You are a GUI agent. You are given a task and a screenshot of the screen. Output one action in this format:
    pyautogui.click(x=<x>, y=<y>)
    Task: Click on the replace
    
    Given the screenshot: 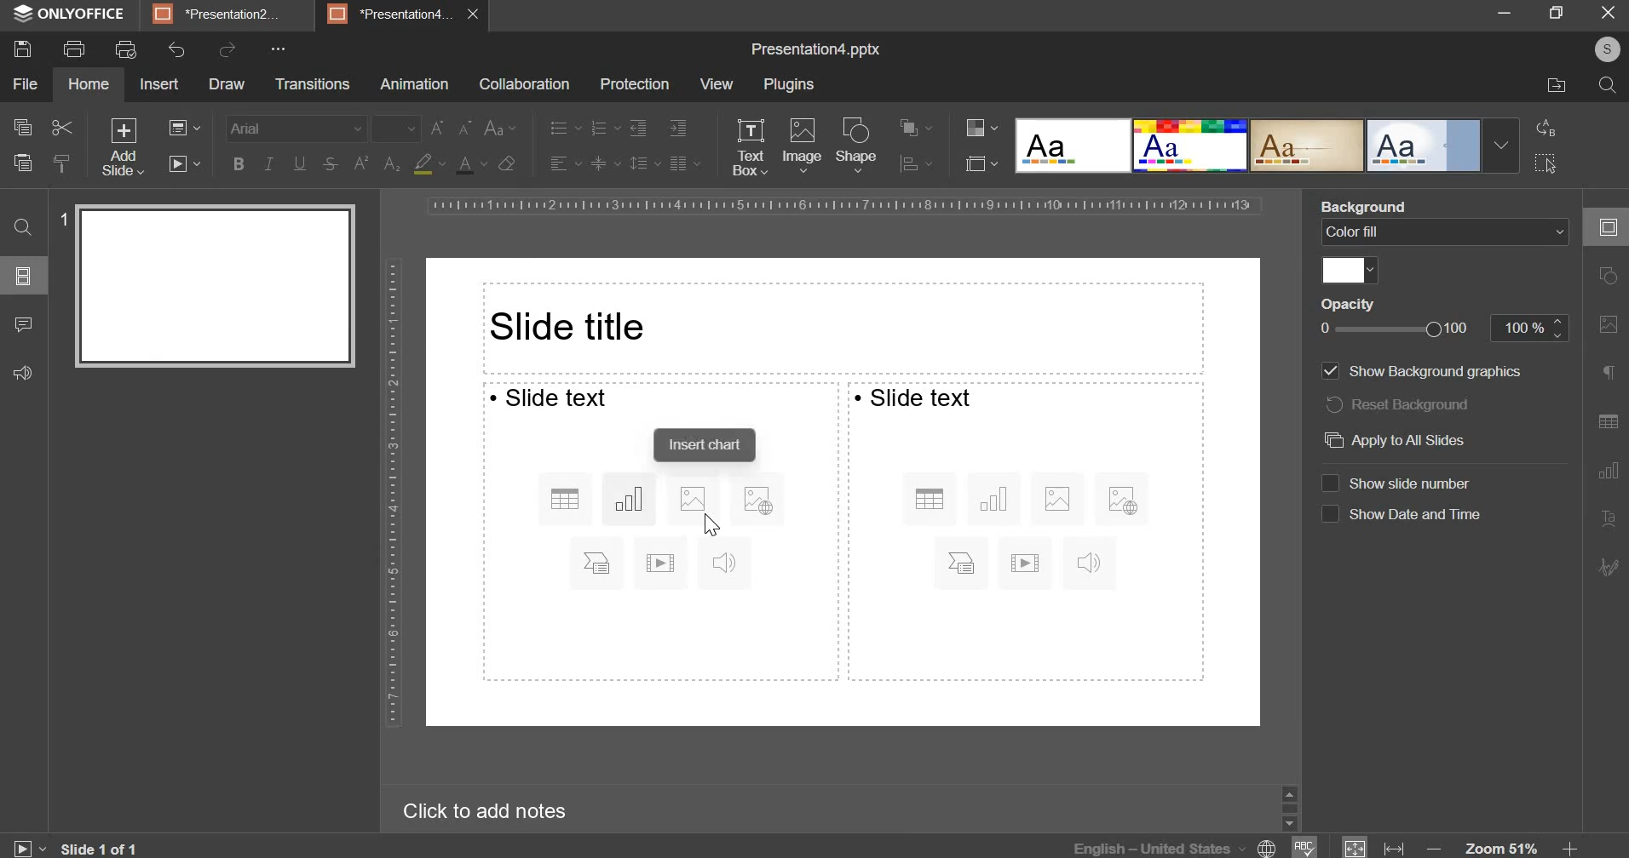 What is the action you would take?
    pyautogui.click(x=1546, y=128)
    